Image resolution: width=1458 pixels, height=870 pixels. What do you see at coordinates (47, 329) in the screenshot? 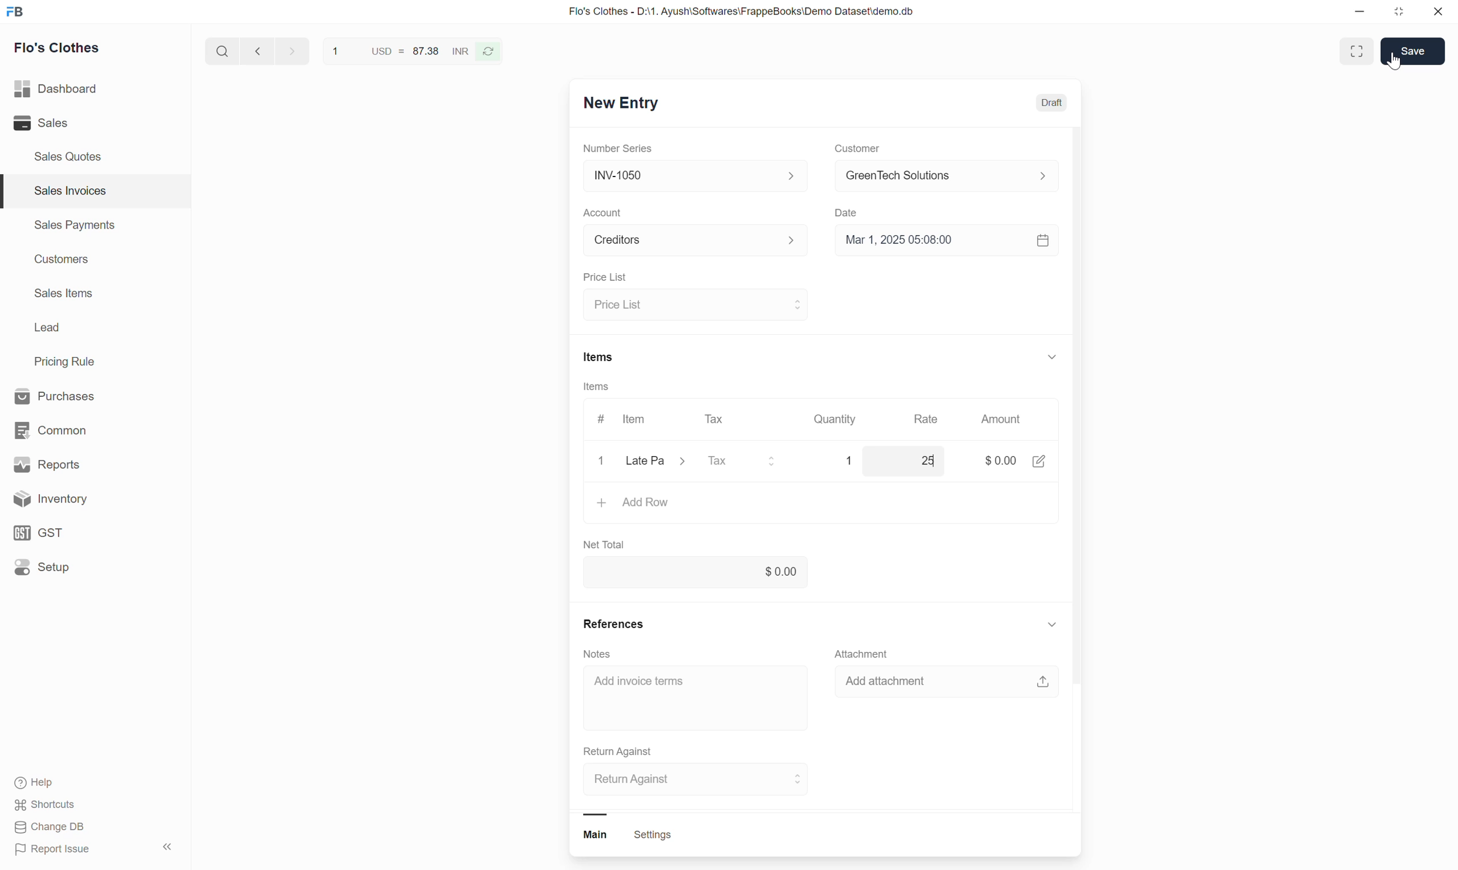
I see `Lead` at bounding box center [47, 329].